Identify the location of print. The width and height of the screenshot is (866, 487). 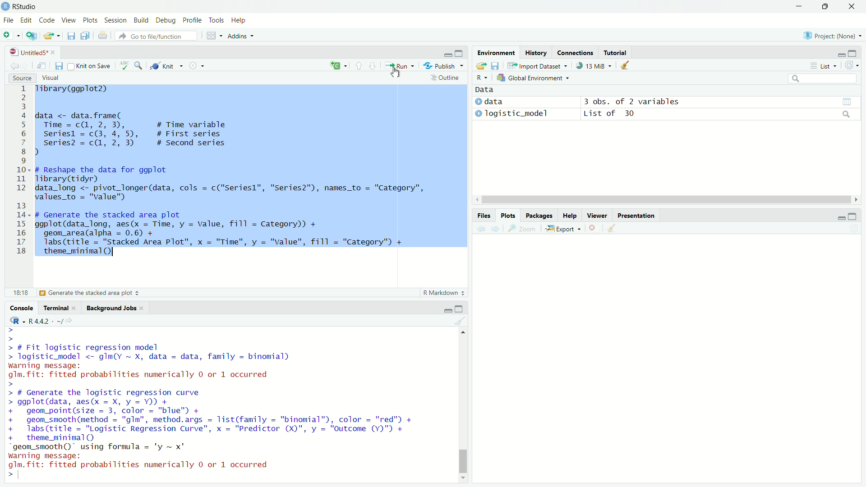
(104, 39).